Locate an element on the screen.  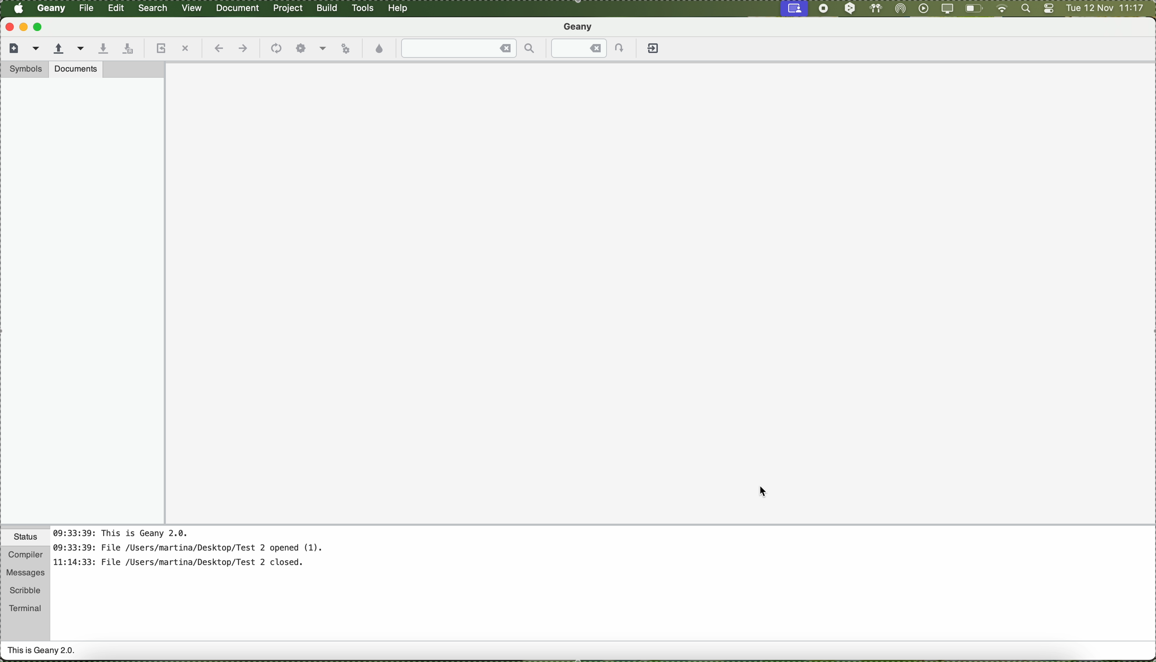
terminal is located at coordinates (25, 607).